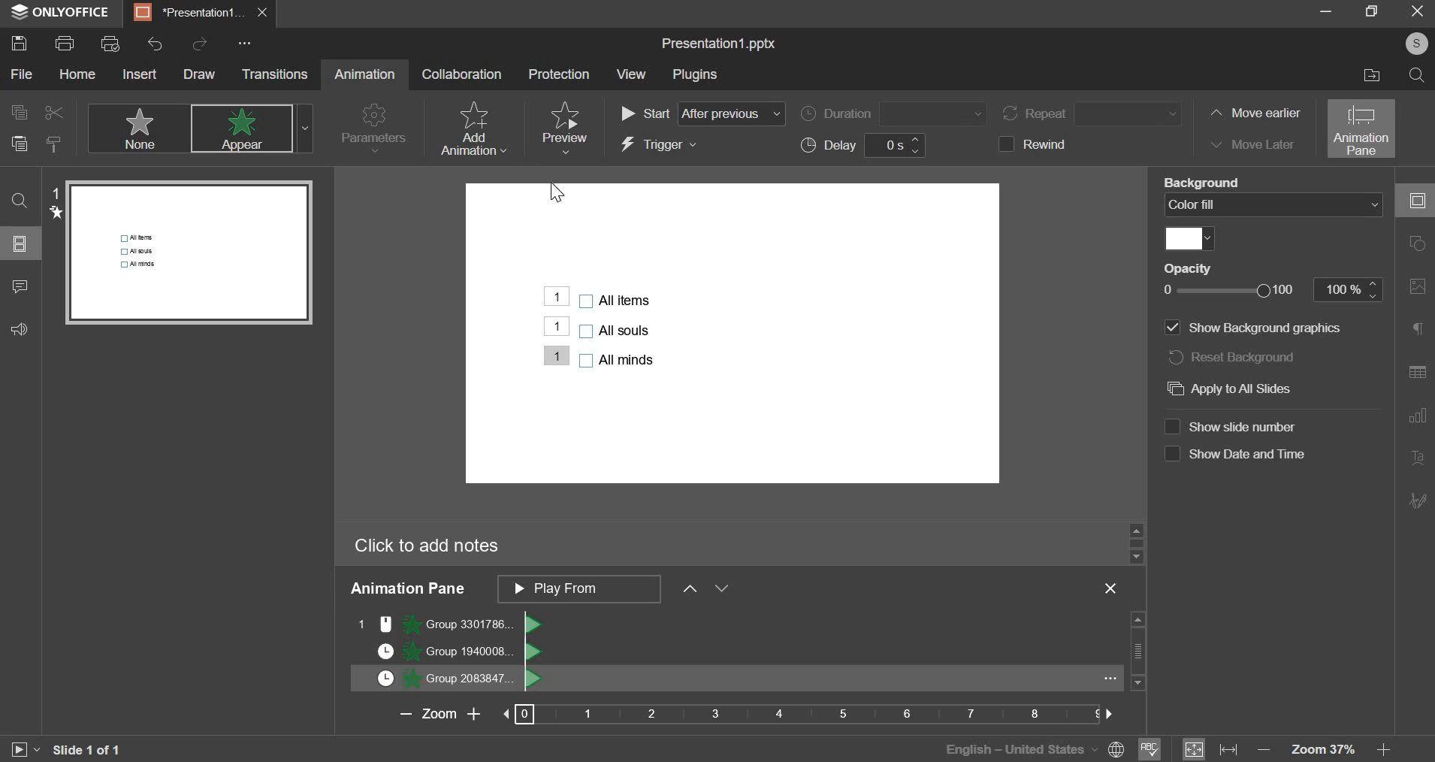 Image resolution: width=1435 pixels, height=762 pixels. Describe the element at coordinates (660, 146) in the screenshot. I see `trigger` at that location.